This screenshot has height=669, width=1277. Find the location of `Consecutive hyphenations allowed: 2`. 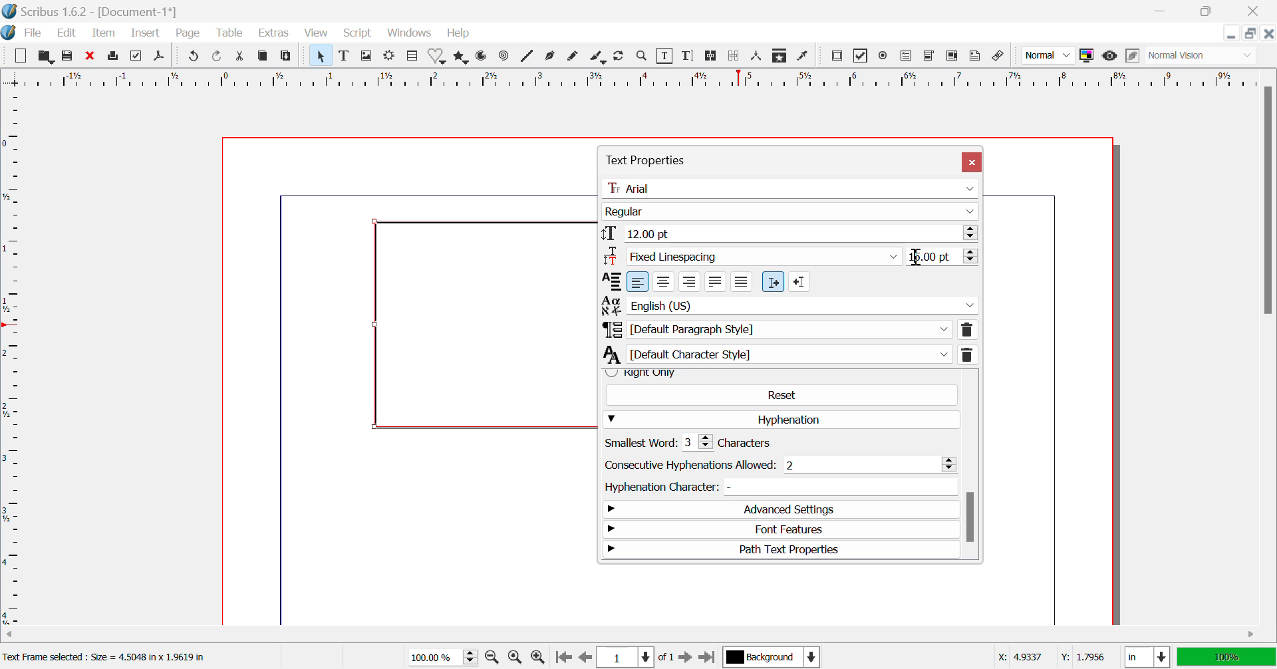

Consecutive hyphenations allowed: 2 is located at coordinates (780, 465).